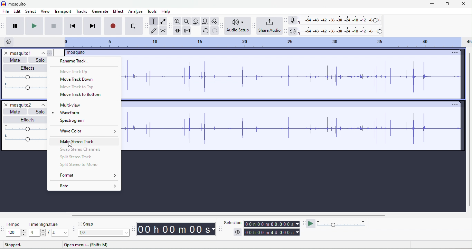 The width and height of the screenshot is (472, 249). Describe the element at coordinates (343, 223) in the screenshot. I see `playback speed` at that location.